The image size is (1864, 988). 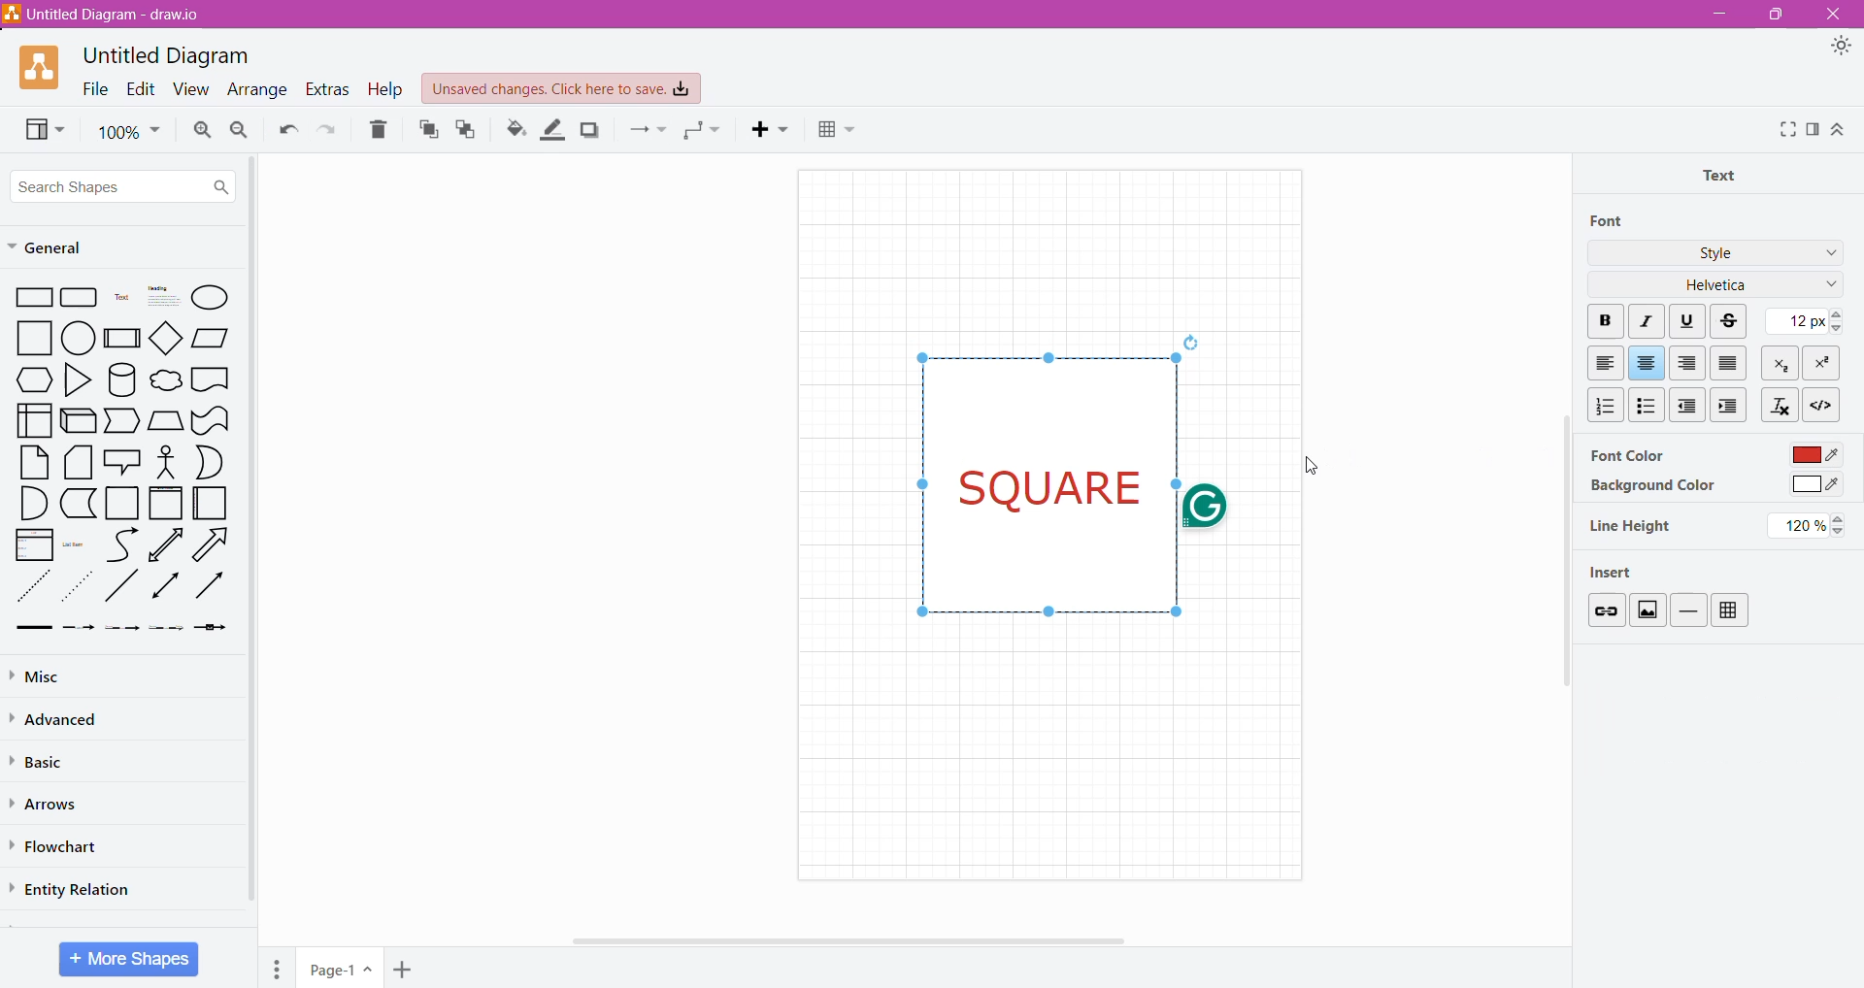 I want to click on Insert Horizontal Line, so click(x=1689, y=609).